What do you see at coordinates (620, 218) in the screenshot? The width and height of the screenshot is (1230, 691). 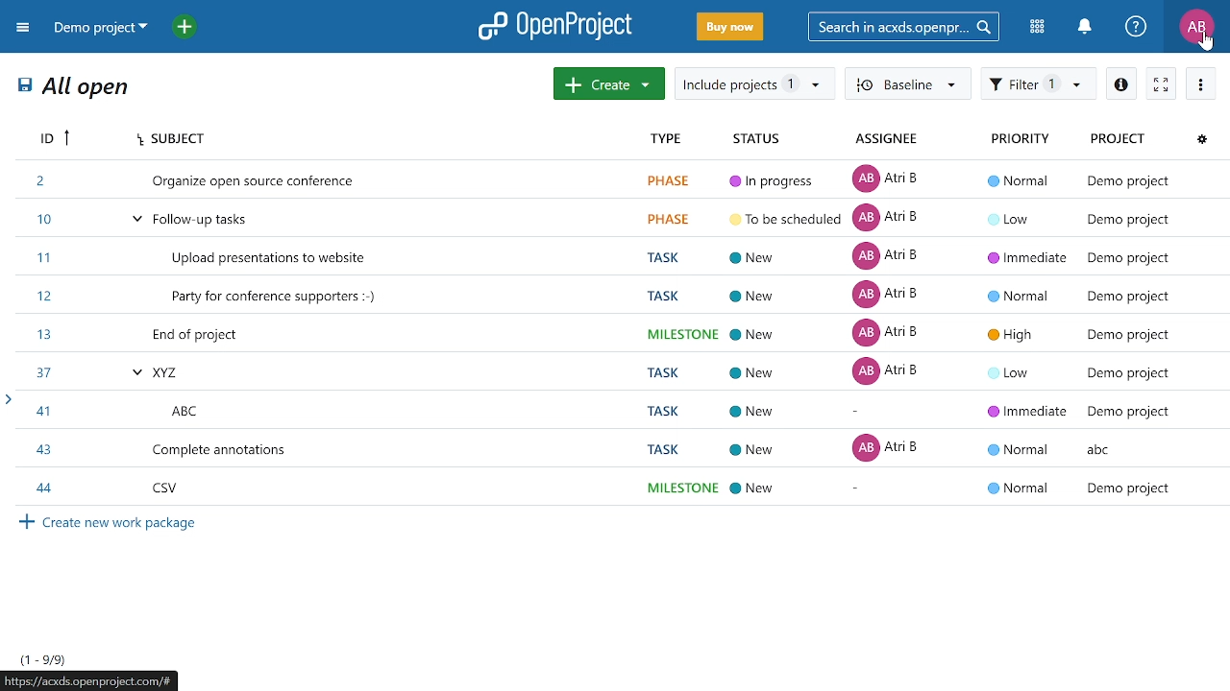 I see `task titled "Follow up tasks"` at bounding box center [620, 218].